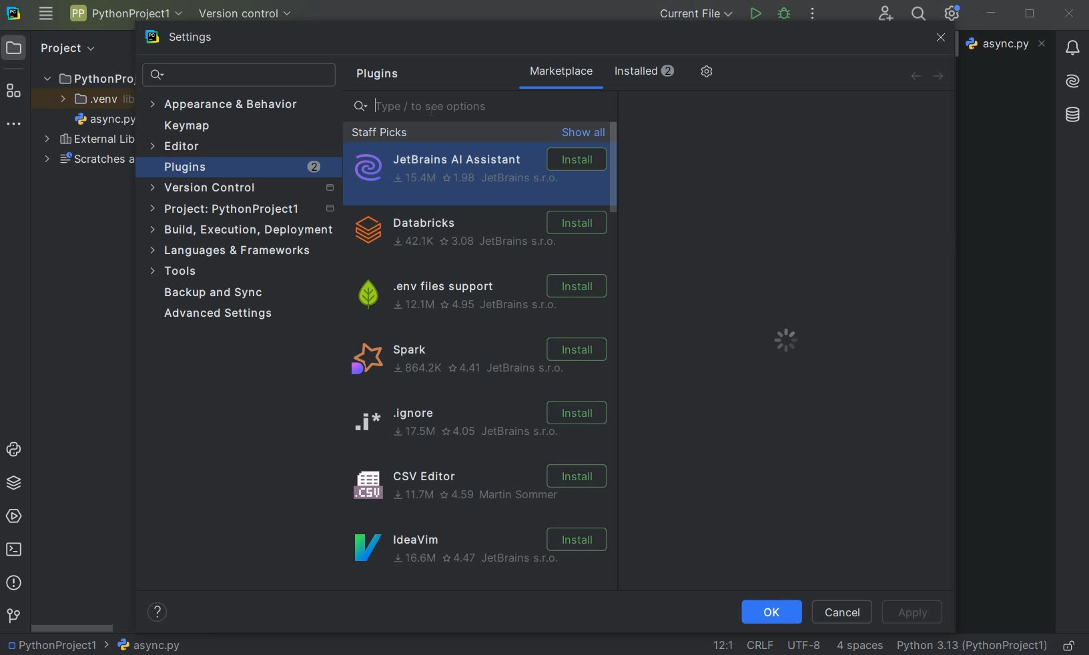  I want to click on back, so click(915, 76).